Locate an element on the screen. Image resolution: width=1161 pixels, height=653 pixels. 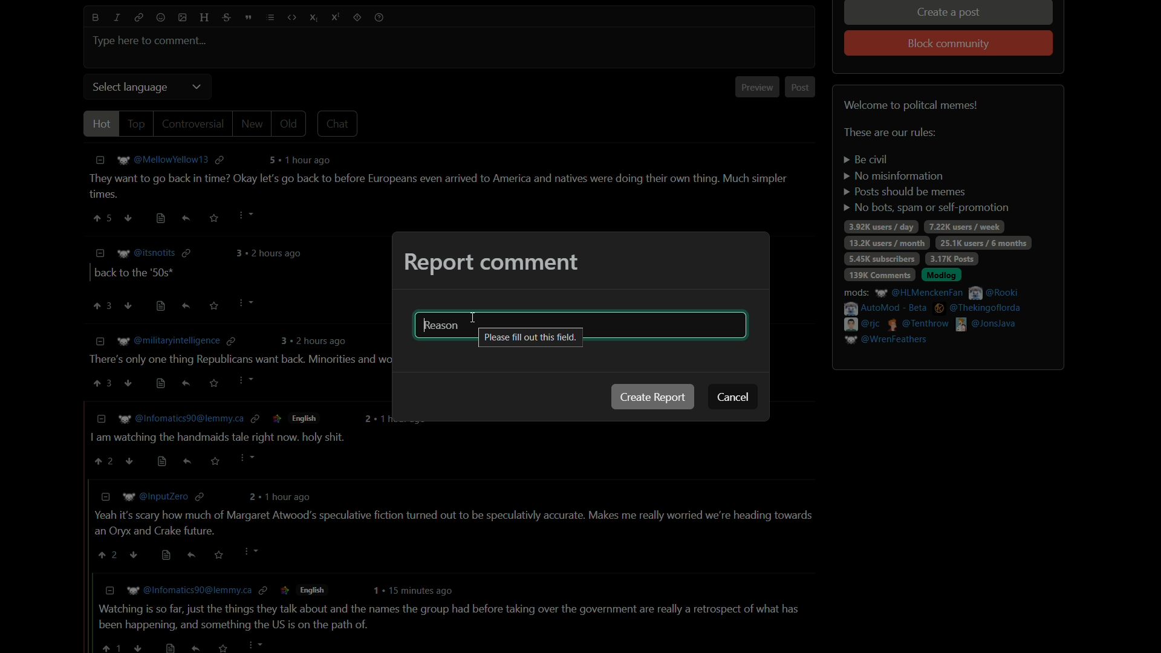
create a post is located at coordinates (950, 14).